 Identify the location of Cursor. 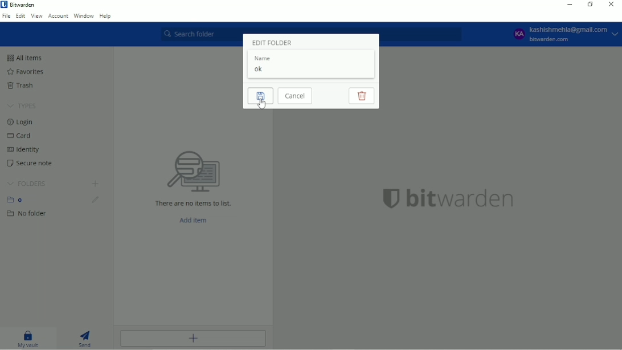
(261, 104).